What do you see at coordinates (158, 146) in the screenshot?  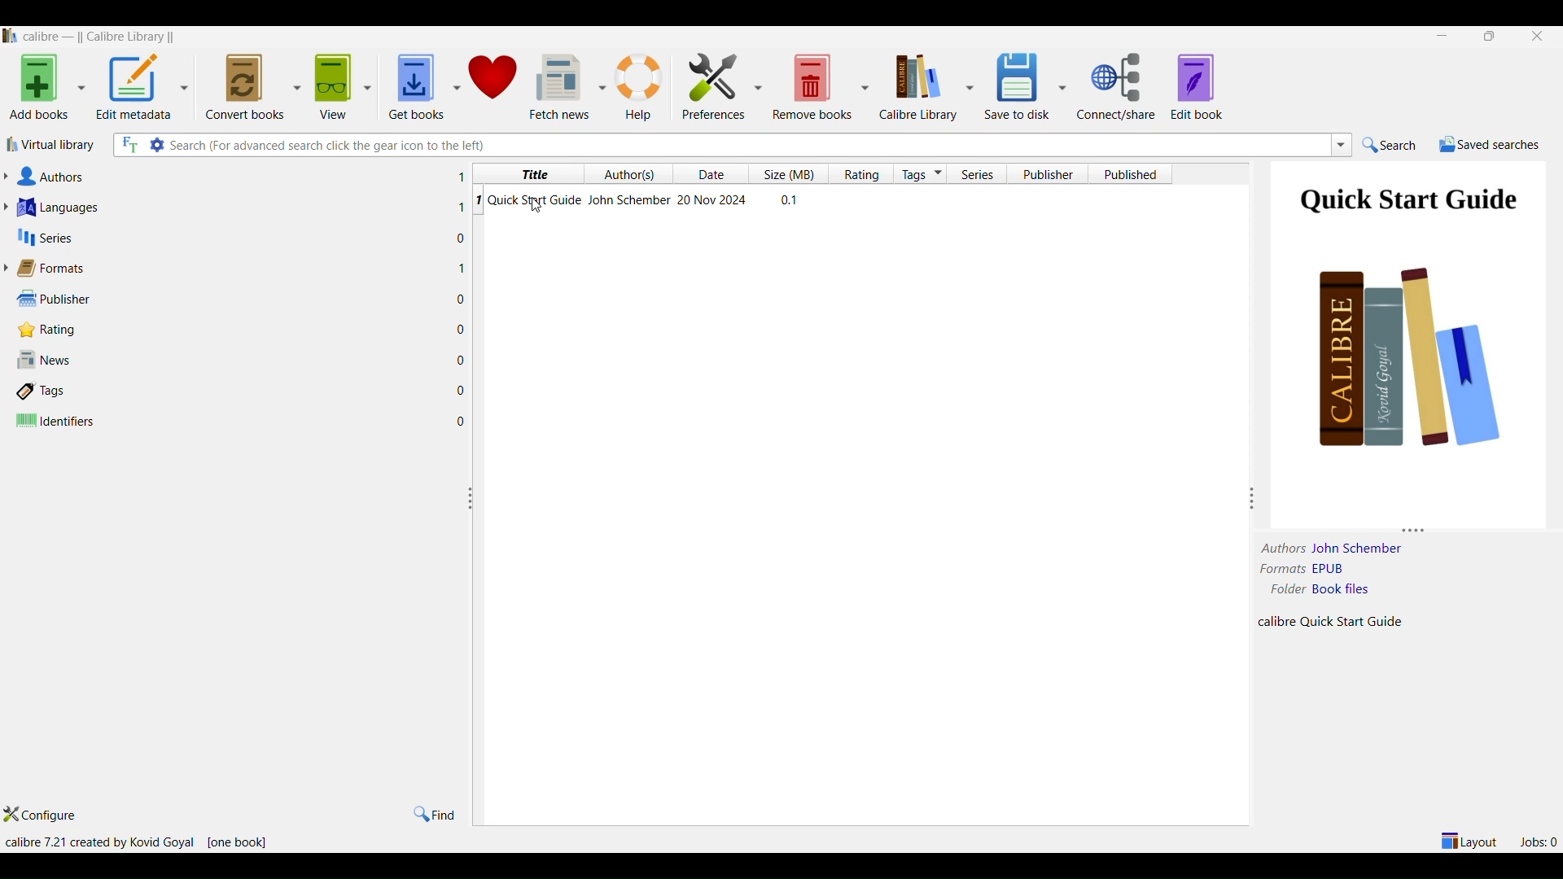 I see `search settings` at bounding box center [158, 146].